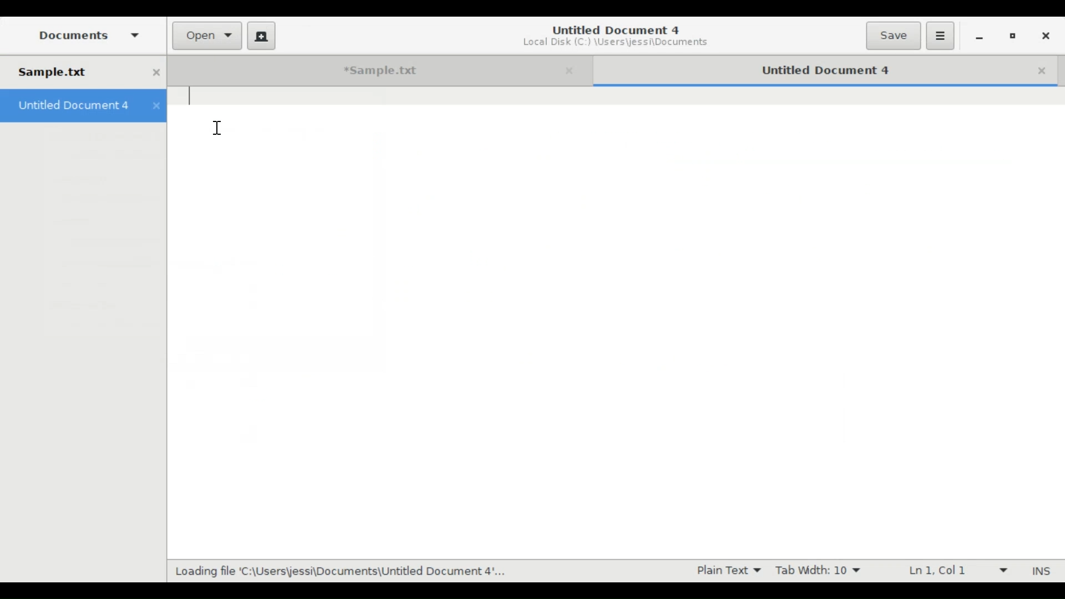 The height and width of the screenshot is (599, 1065). What do you see at coordinates (818, 570) in the screenshot?
I see `Tab Width: 10` at bounding box center [818, 570].